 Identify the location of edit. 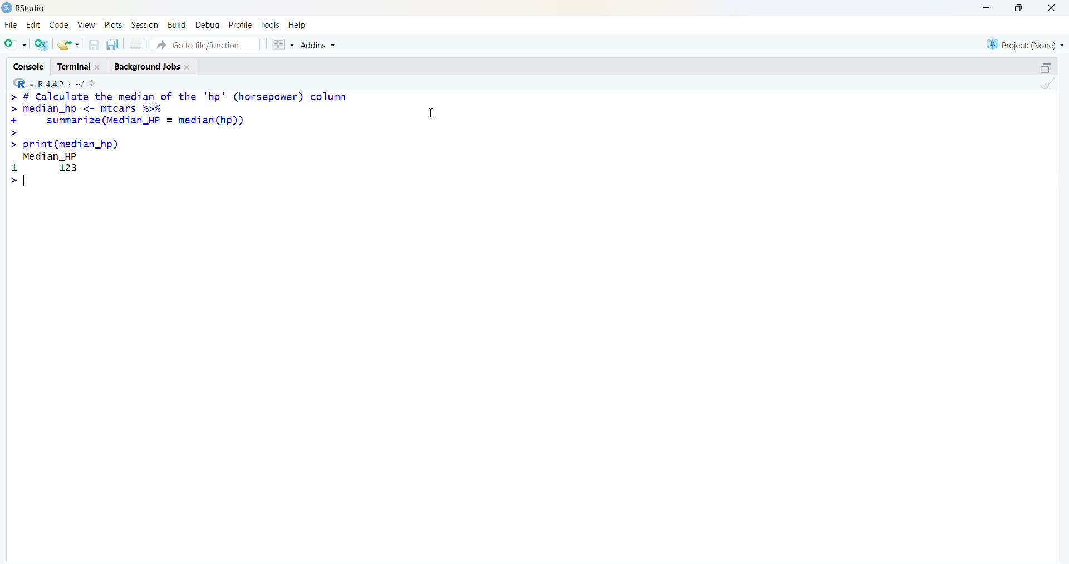
(33, 24).